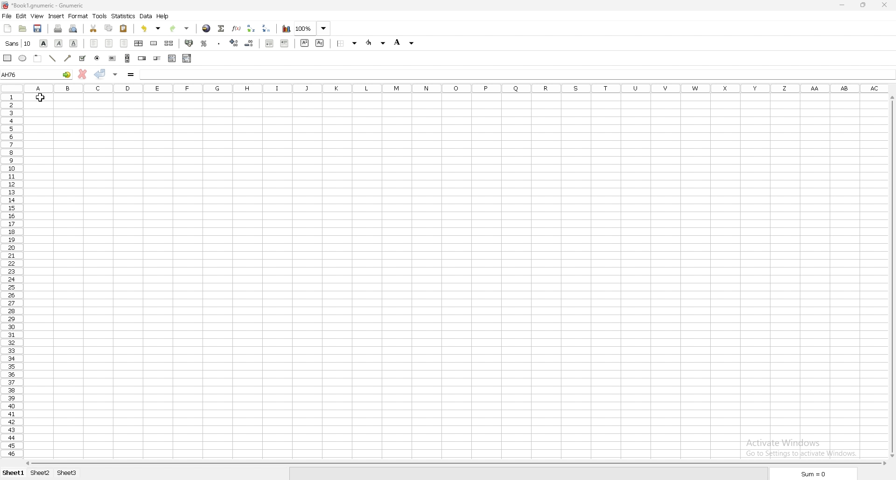 This screenshot has width=896, height=480. What do you see at coordinates (7, 16) in the screenshot?
I see `file` at bounding box center [7, 16].